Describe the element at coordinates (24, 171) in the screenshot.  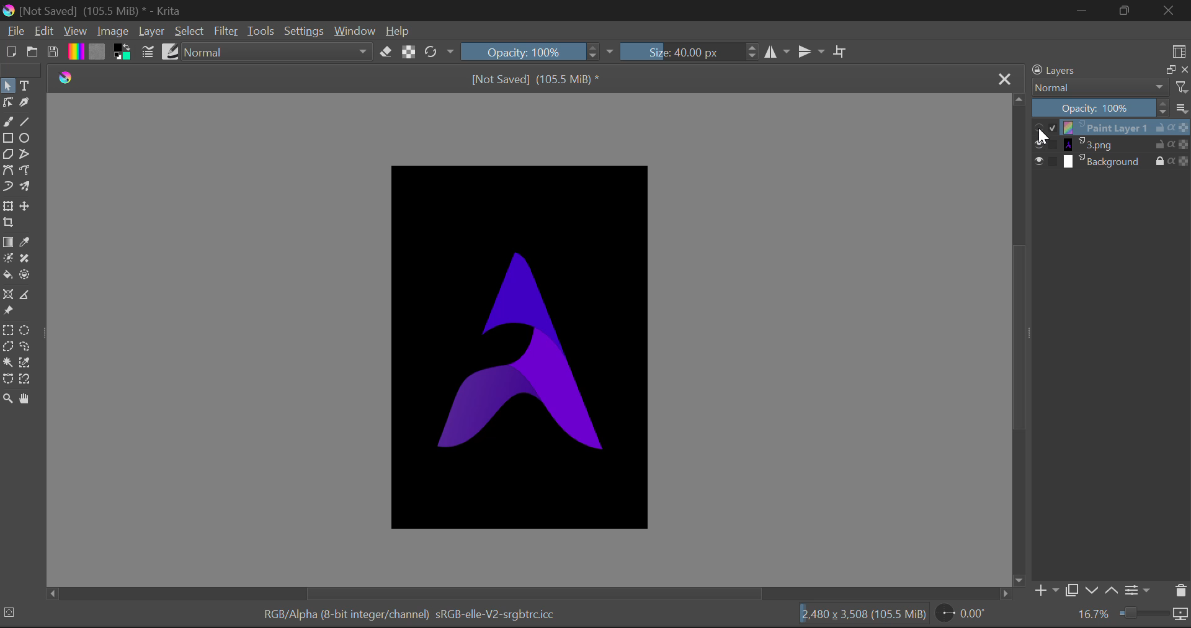
I see `Freehand Path Tool` at that location.